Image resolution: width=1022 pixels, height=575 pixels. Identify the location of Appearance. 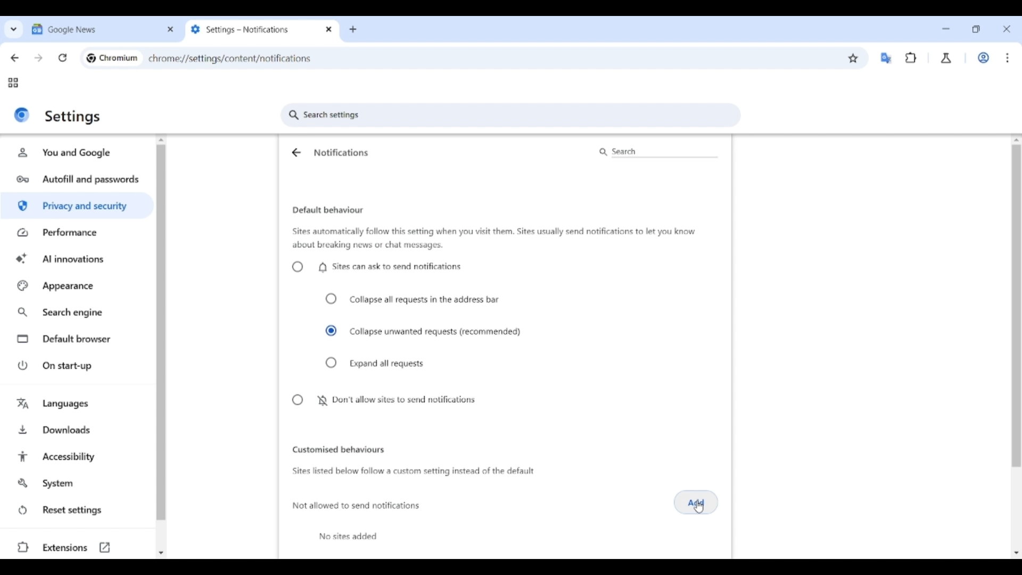
(77, 286).